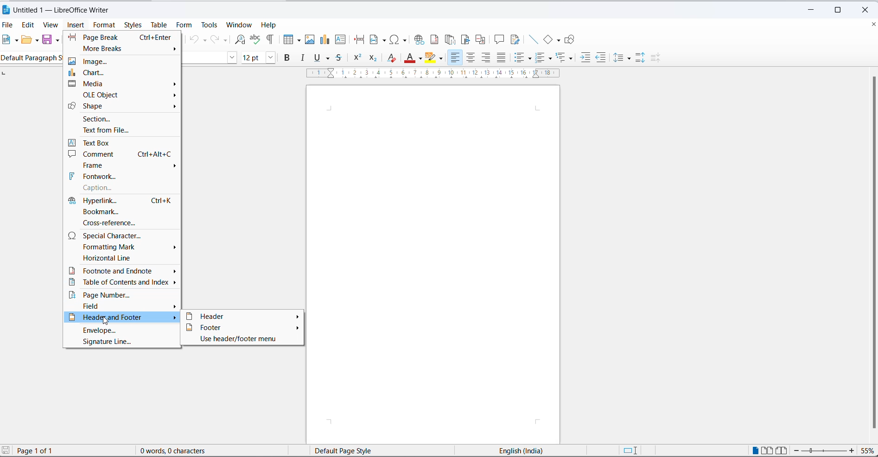  I want to click on new file options, so click(16, 40).